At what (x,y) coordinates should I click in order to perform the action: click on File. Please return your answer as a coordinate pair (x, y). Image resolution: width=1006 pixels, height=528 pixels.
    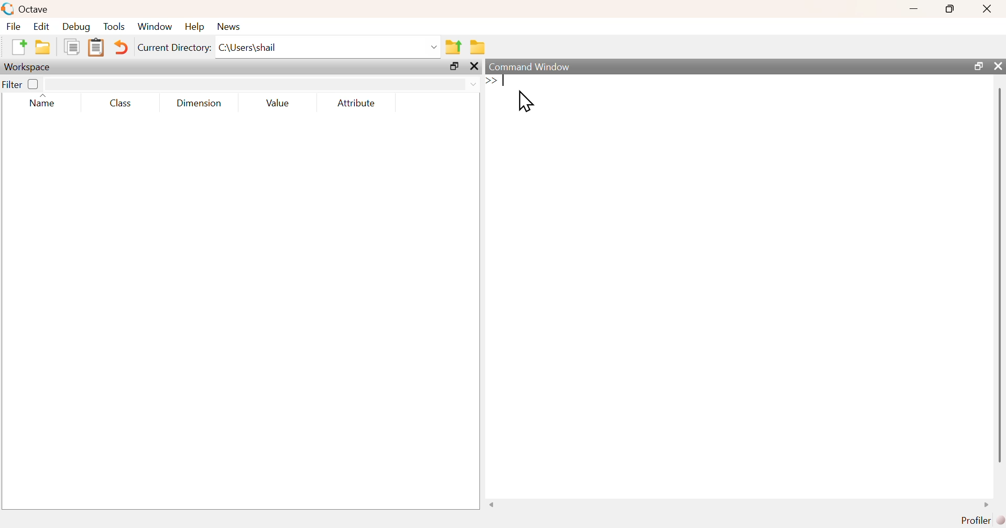
    Looking at the image, I should click on (14, 26).